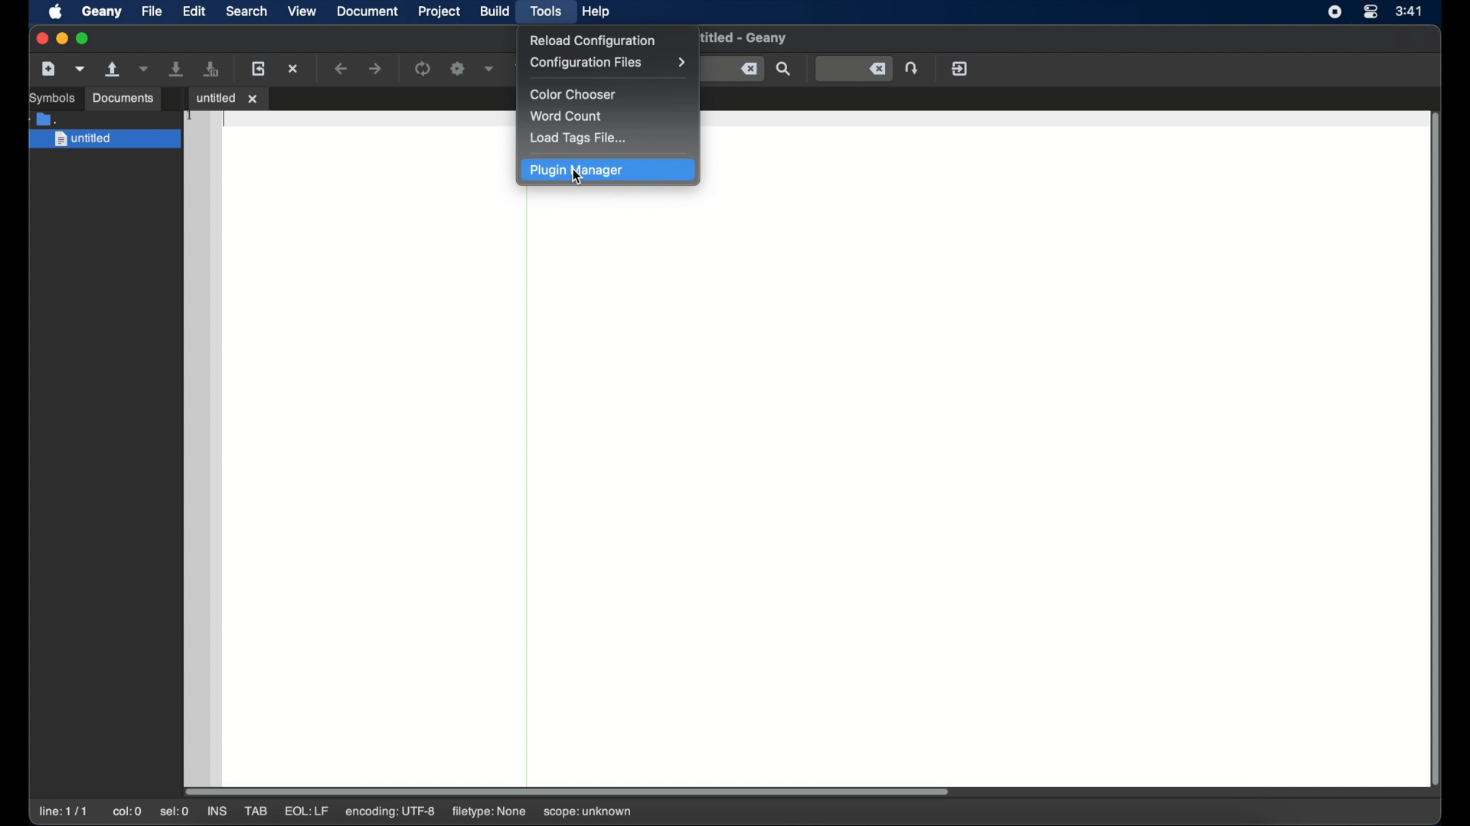 The height and width of the screenshot is (826, 1470). I want to click on save the current file, so click(178, 70).